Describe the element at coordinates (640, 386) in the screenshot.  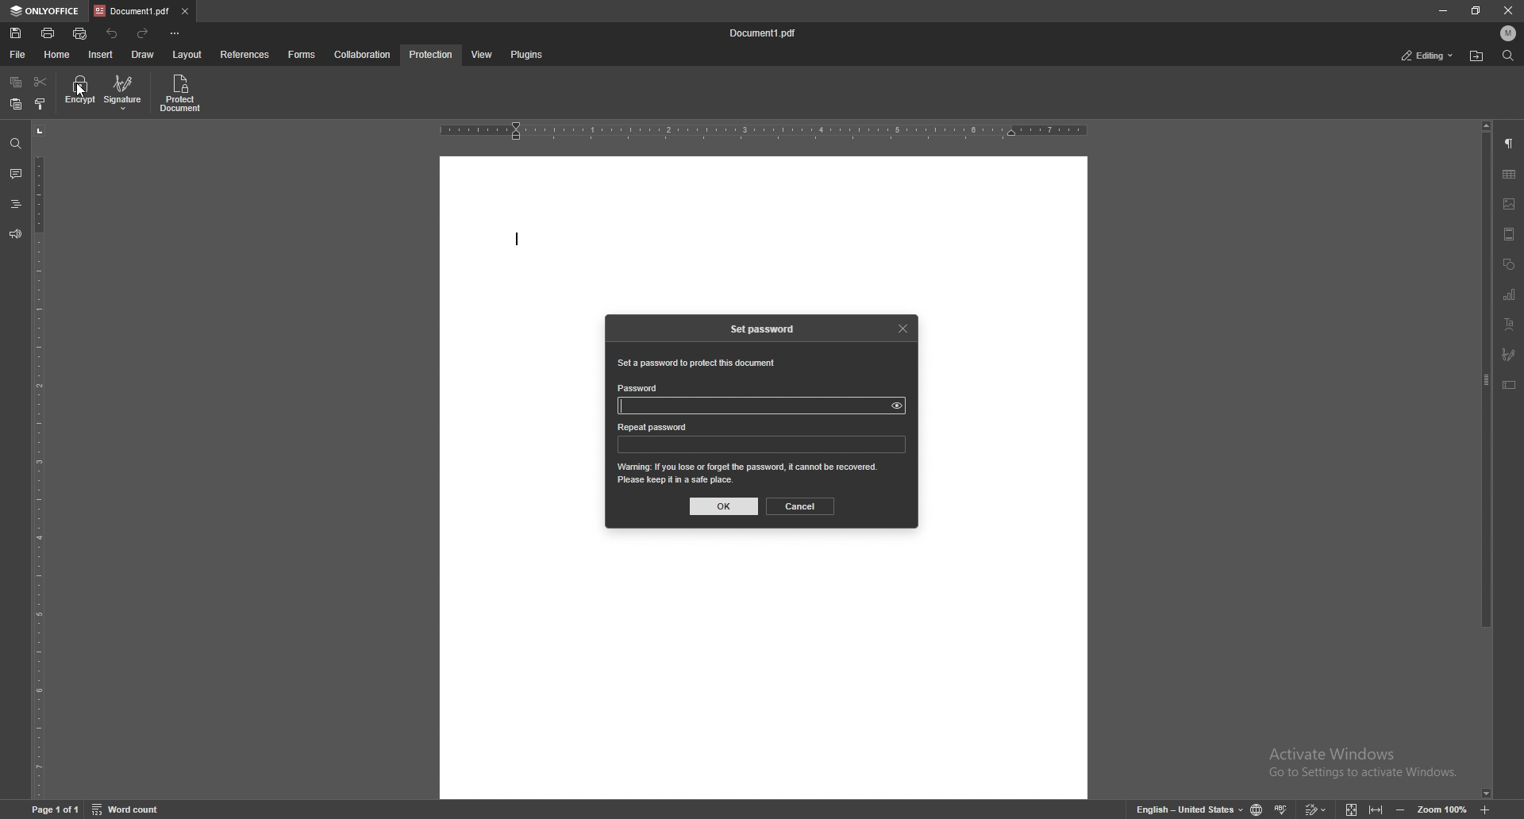
I see `password` at that location.